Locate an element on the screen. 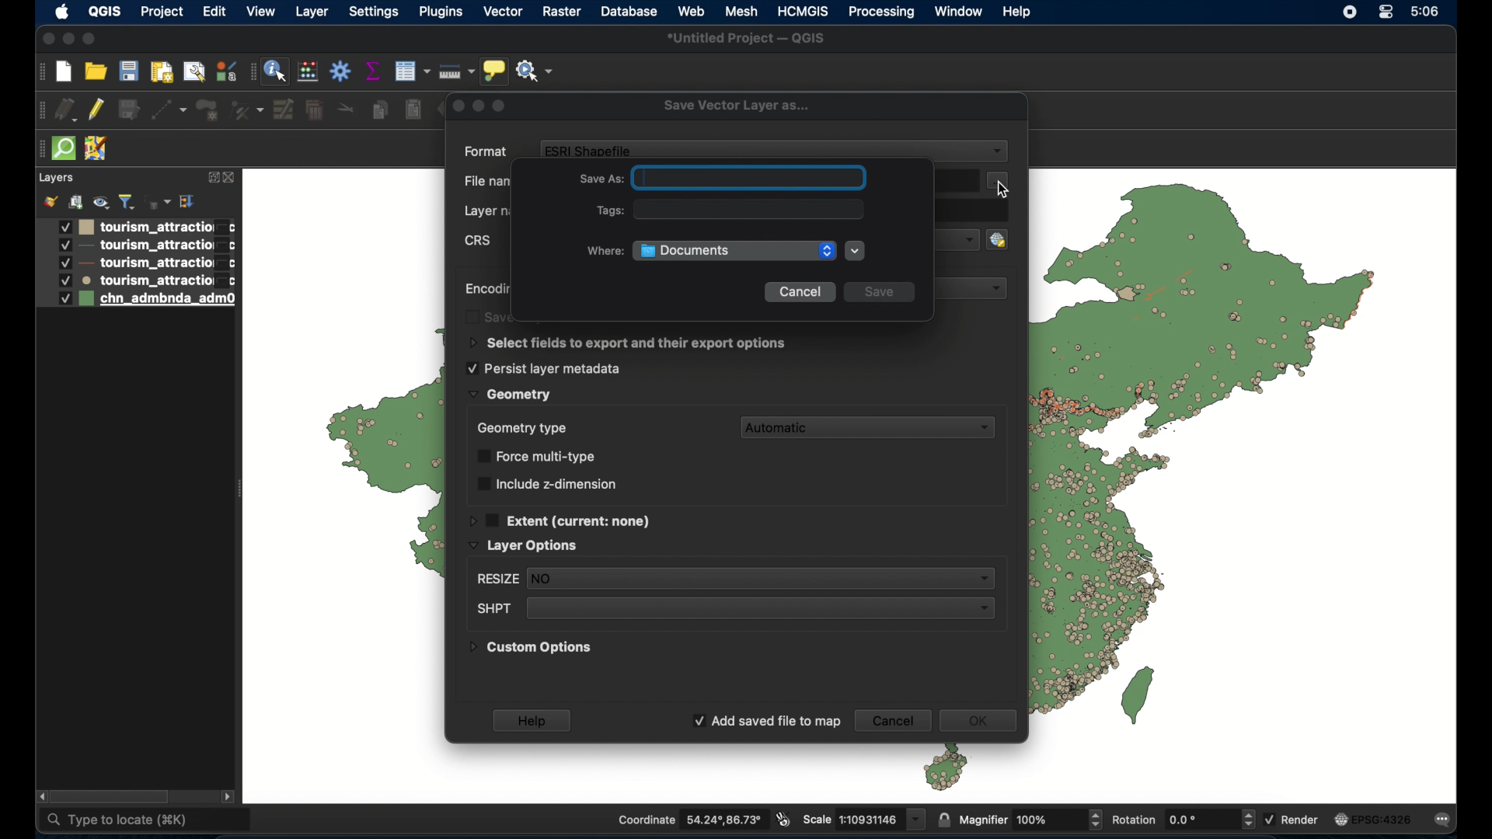 The height and width of the screenshot is (839, 1492). scroll right arrow is located at coordinates (228, 795).